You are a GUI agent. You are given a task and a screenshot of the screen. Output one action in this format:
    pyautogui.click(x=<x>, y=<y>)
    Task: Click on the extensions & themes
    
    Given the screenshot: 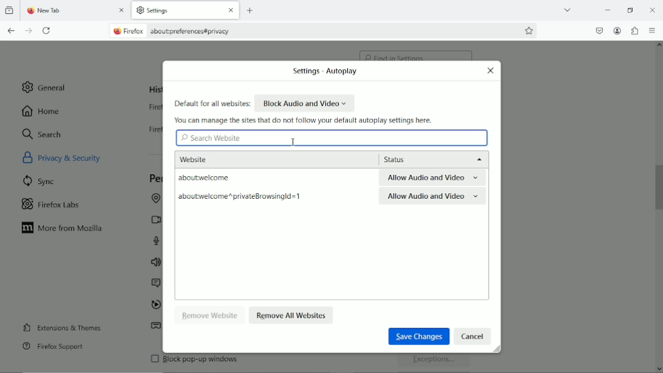 What is the action you would take?
    pyautogui.click(x=61, y=327)
    